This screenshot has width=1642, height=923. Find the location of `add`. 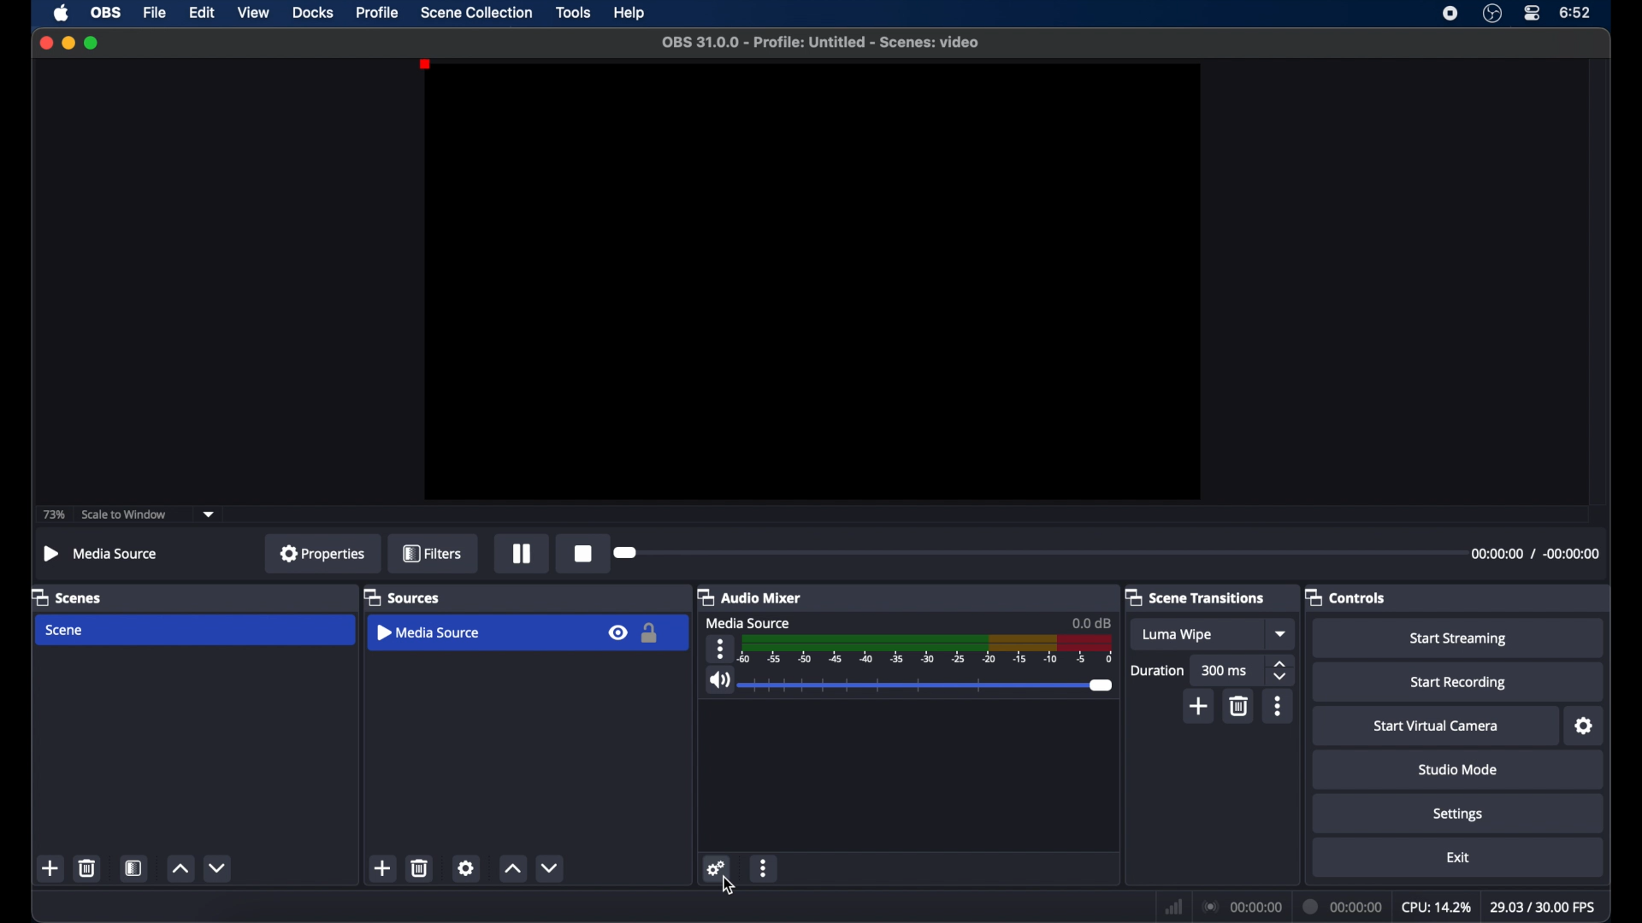

add is located at coordinates (50, 868).